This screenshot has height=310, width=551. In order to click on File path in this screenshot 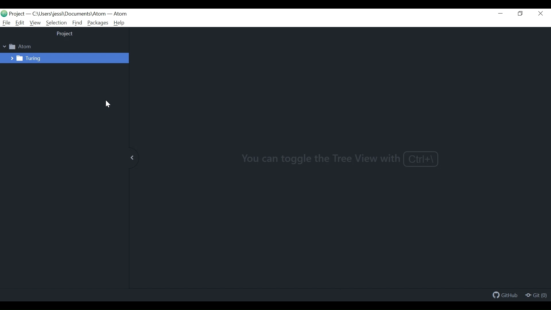, I will do `click(68, 14)`.